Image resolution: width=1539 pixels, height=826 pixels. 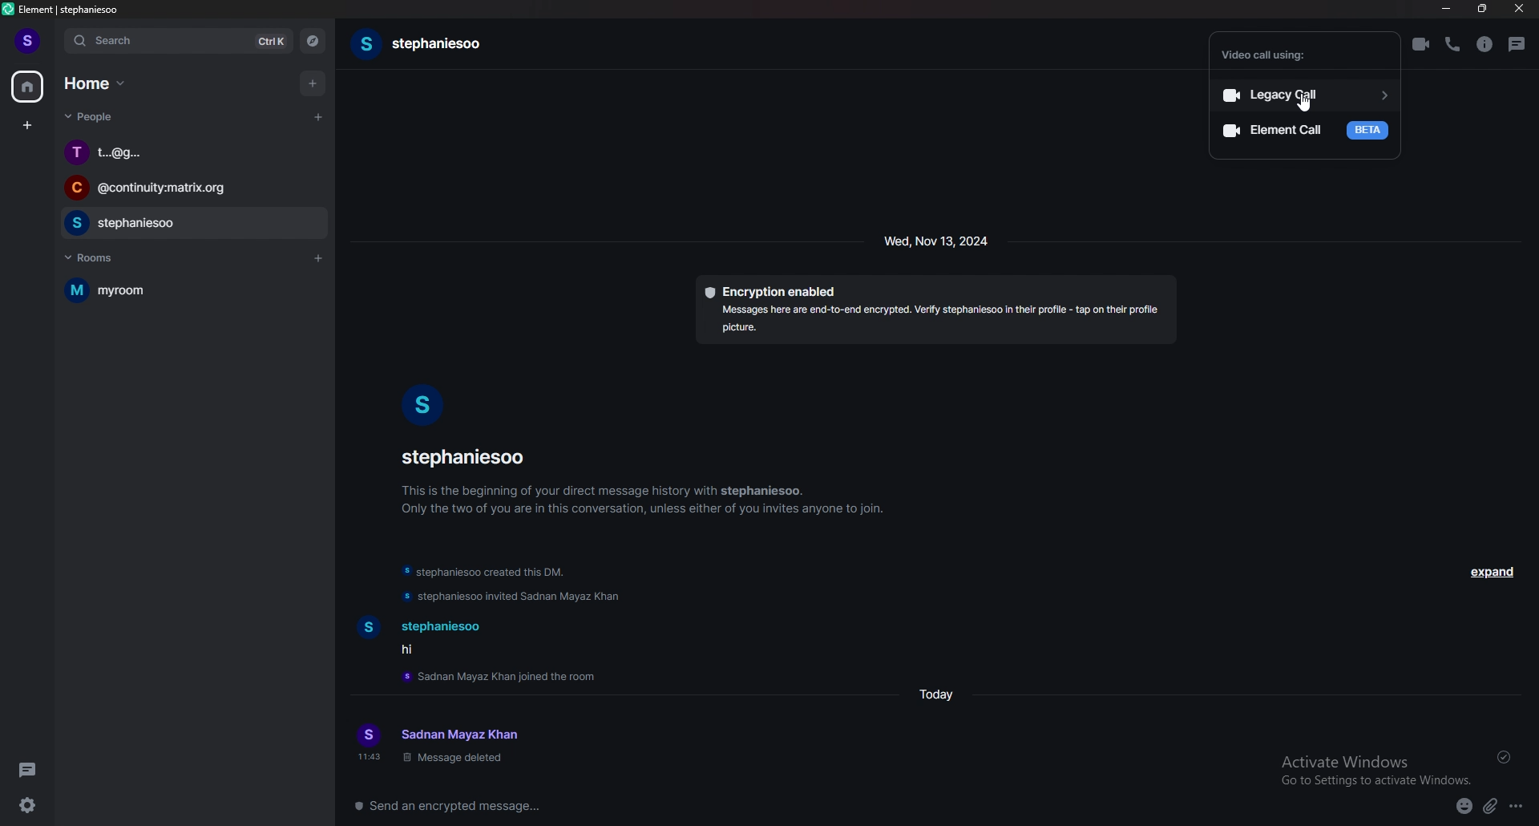 I want to click on text, so click(x=463, y=746).